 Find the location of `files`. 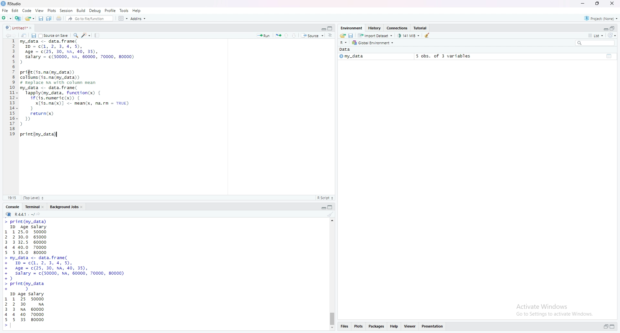

files is located at coordinates (344, 327).